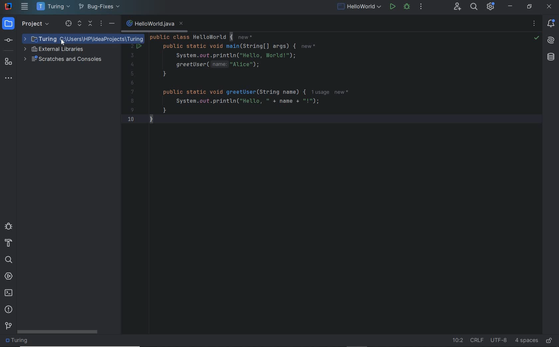  Describe the element at coordinates (83, 39) in the screenshot. I see `selected folder` at that location.